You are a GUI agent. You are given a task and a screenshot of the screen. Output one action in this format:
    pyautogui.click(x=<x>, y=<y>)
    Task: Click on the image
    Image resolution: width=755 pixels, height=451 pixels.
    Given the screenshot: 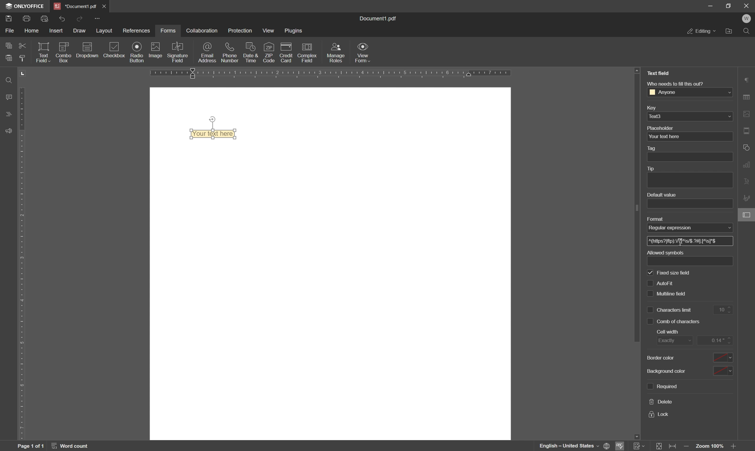 What is the action you would take?
    pyautogui.click(x=155, y=50)
    